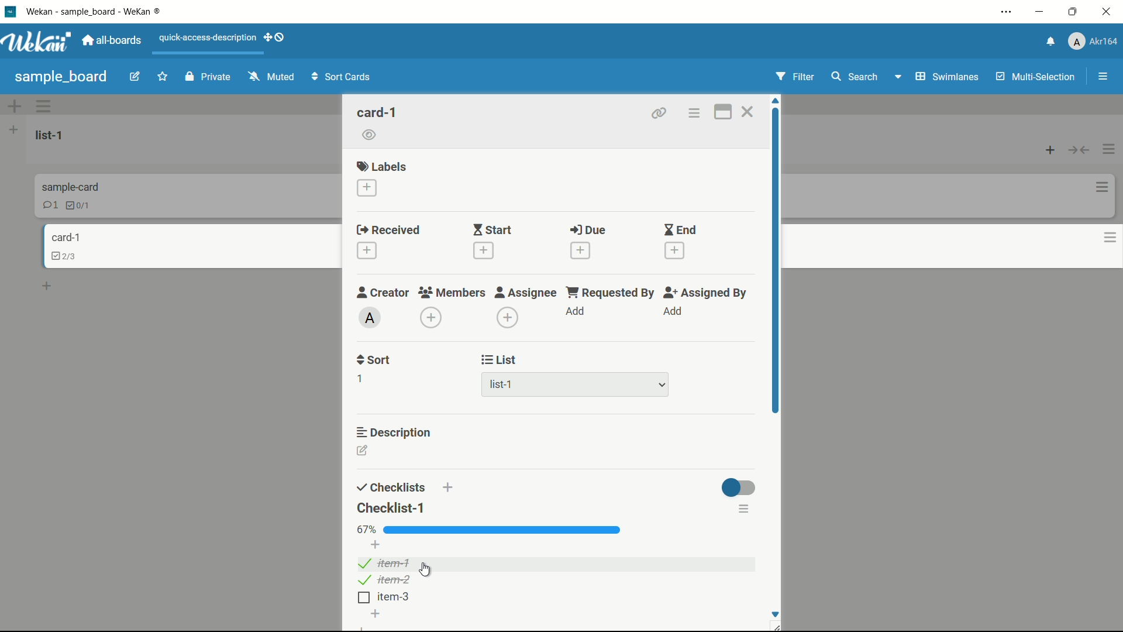 The height and width of the screenshot is (632, 1123). What do you see at coordinates (47, 286) in the screenshot?
I see `add card` at bounding box center [47, 286].